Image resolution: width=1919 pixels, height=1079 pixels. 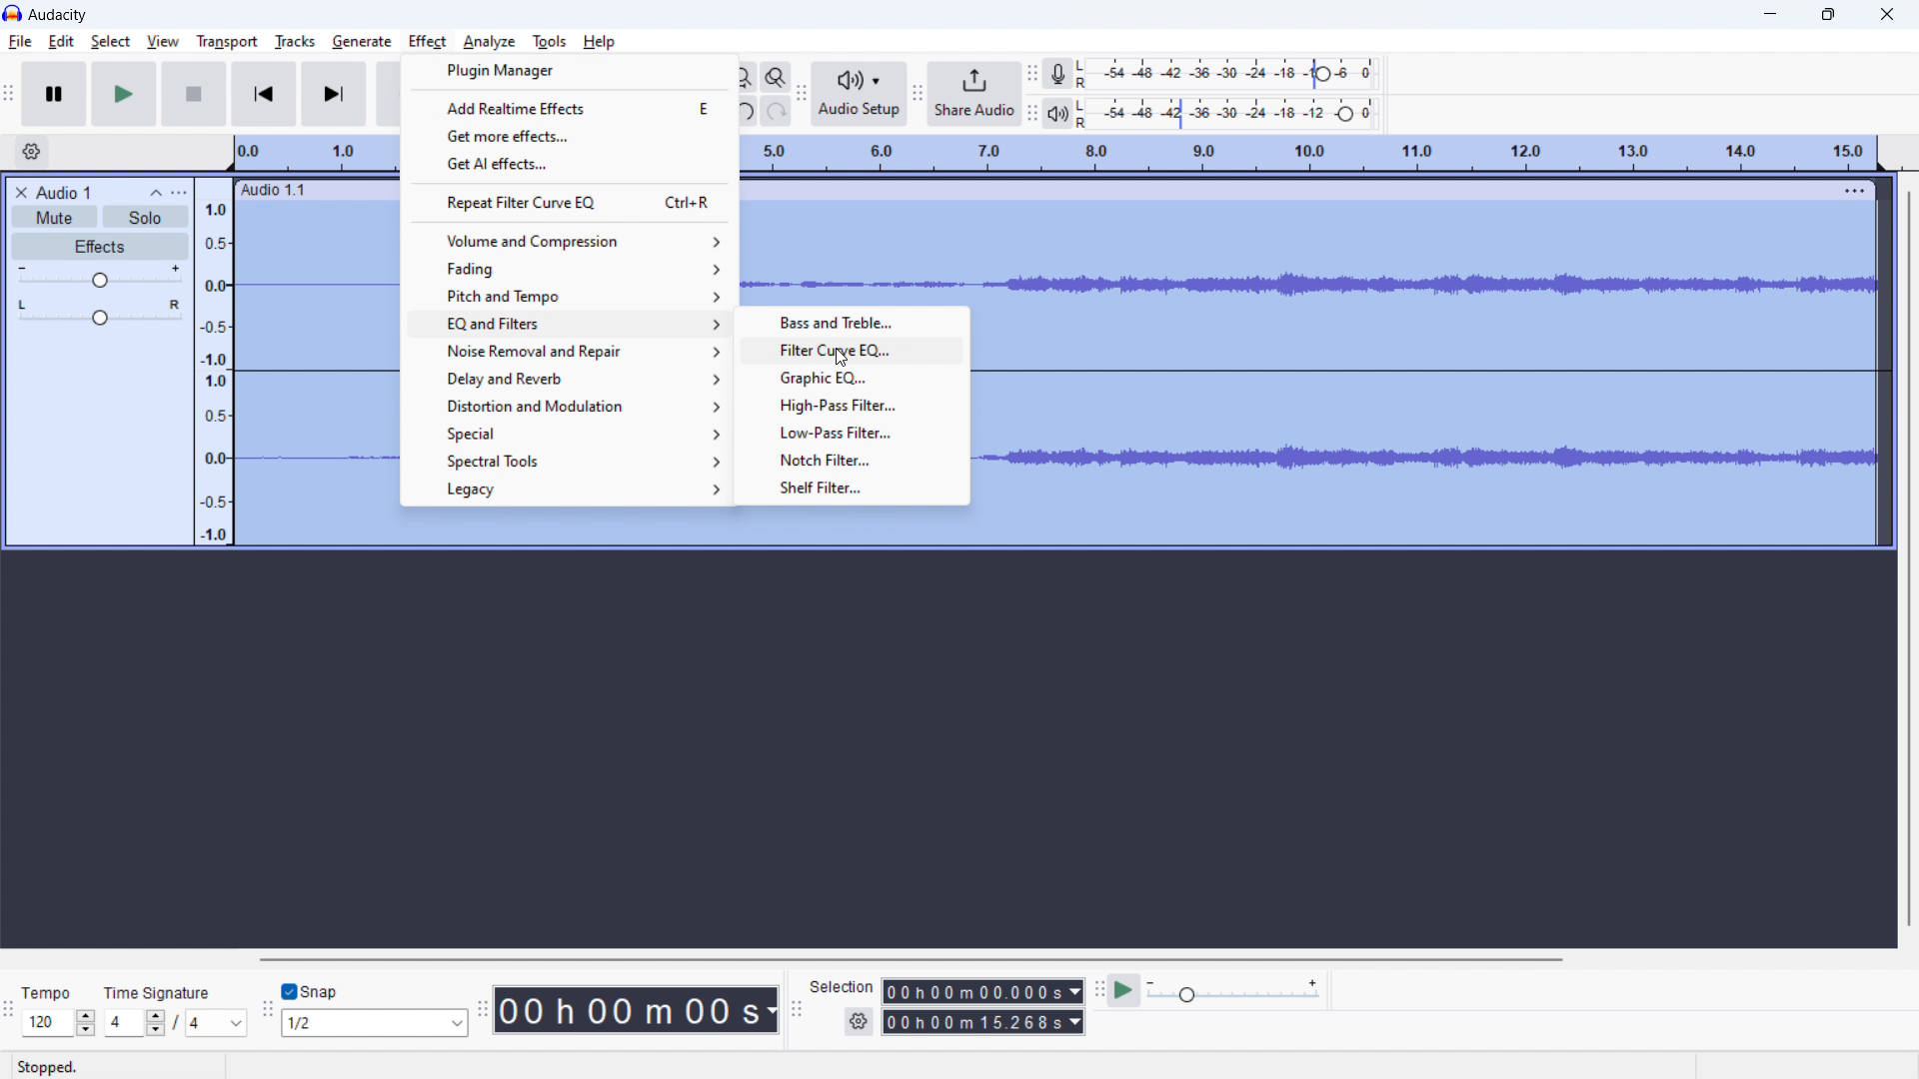 I want to click on tracks, so click(x=295, y=42).